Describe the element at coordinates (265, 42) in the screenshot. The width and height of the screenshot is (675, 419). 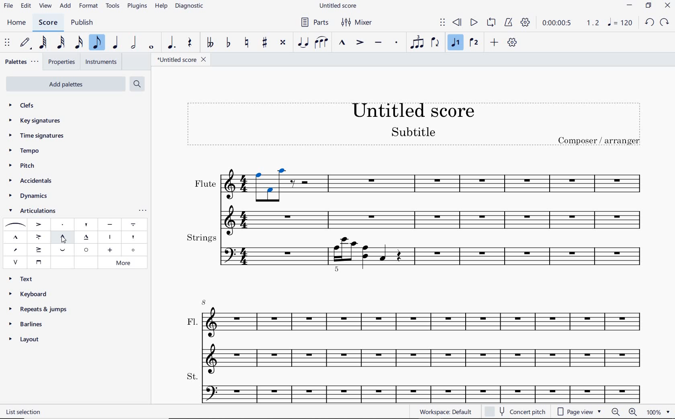
I see `TOGGLE SHARP` at that location.